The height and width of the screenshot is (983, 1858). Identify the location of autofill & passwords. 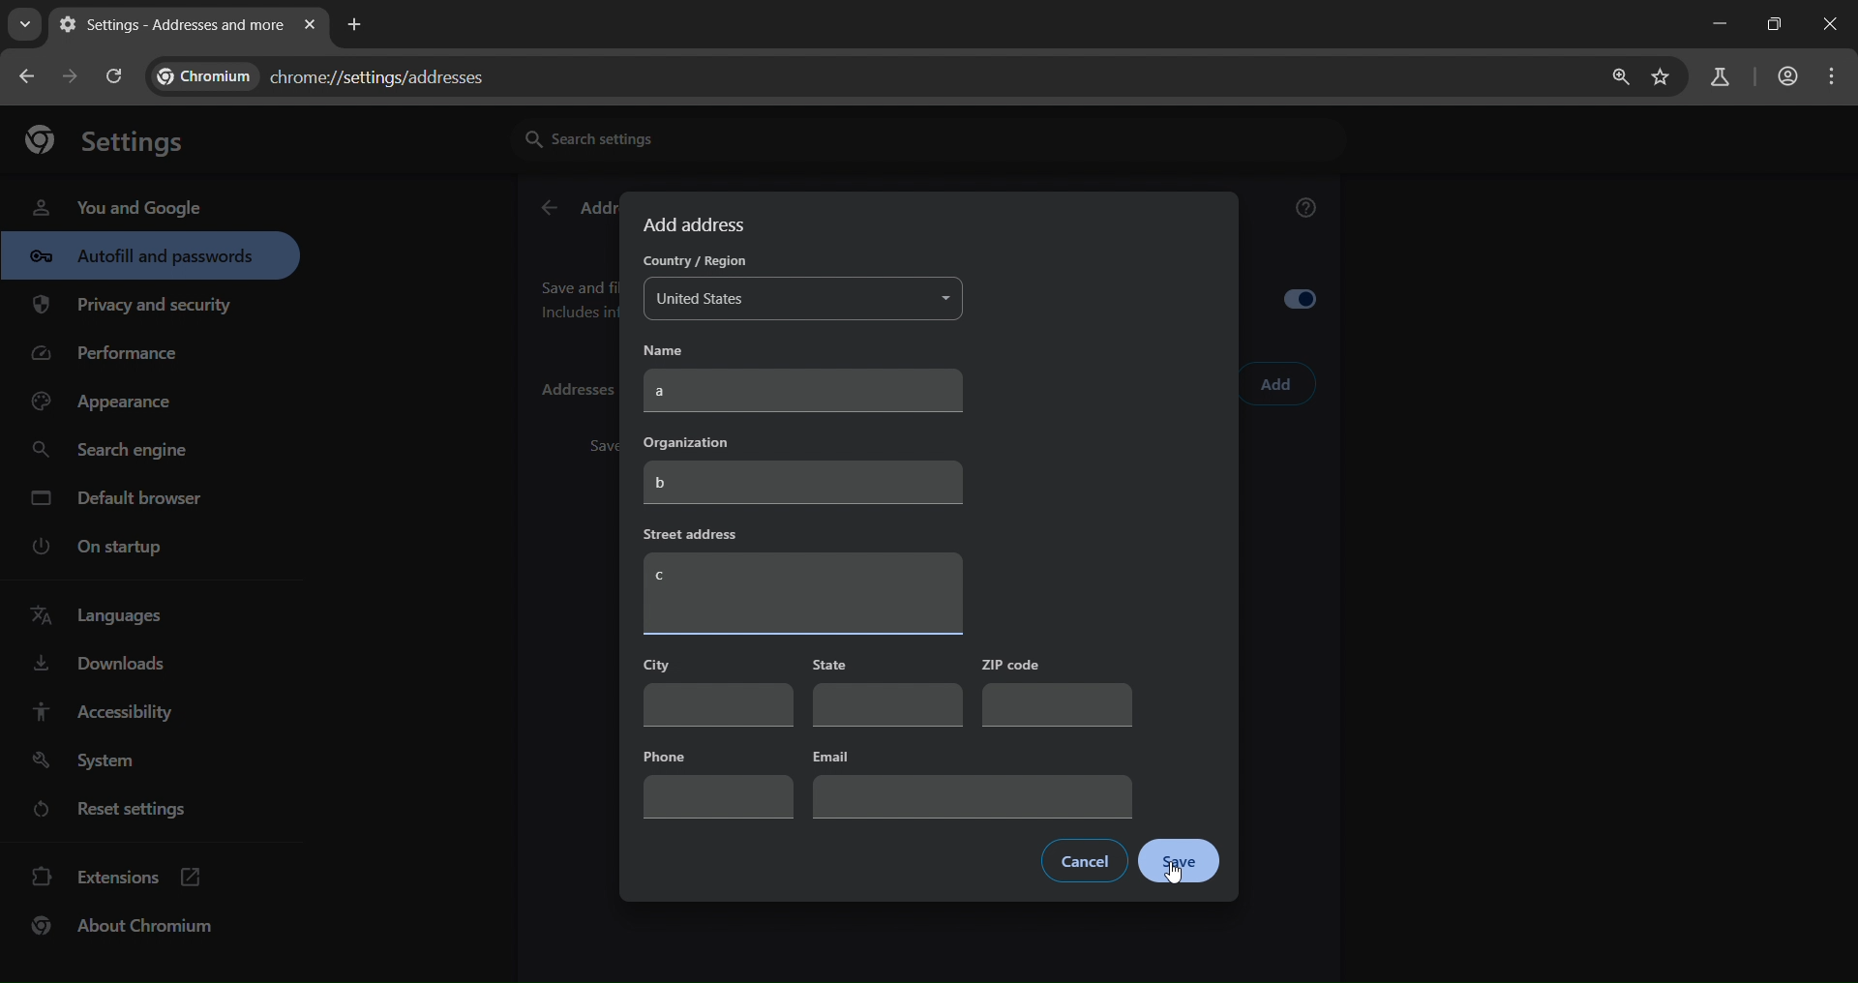
(150, 255).